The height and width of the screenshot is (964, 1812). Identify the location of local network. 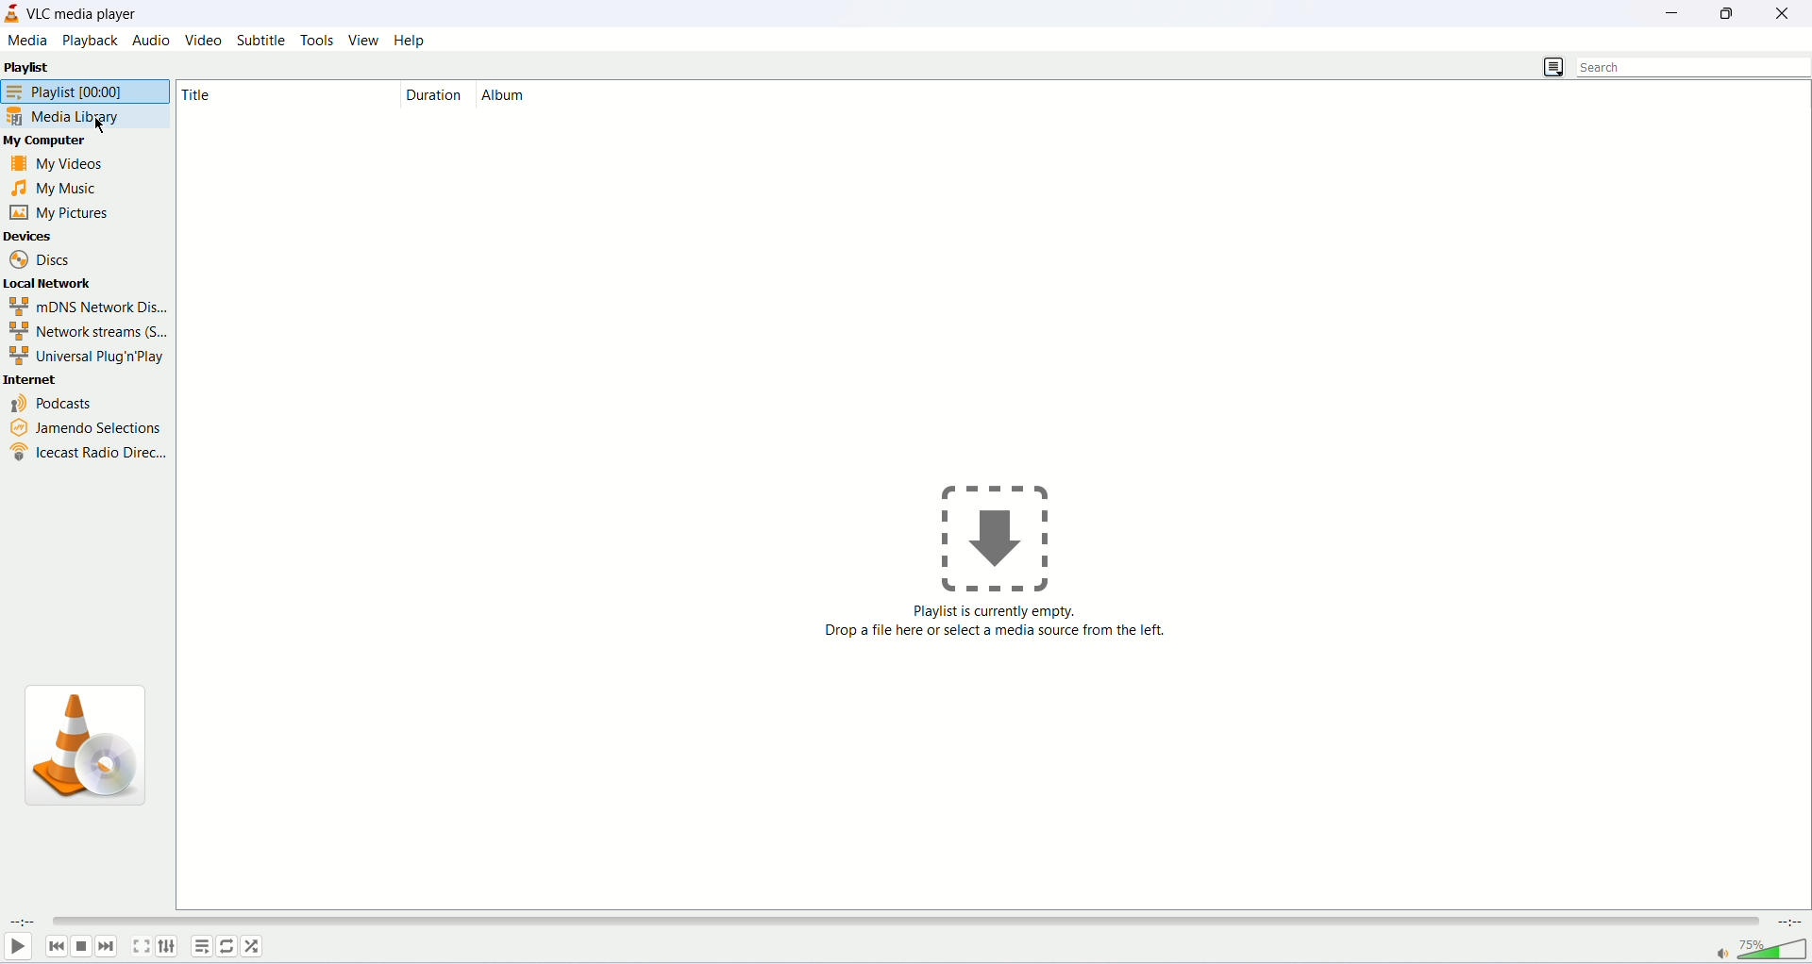
(49, 282).